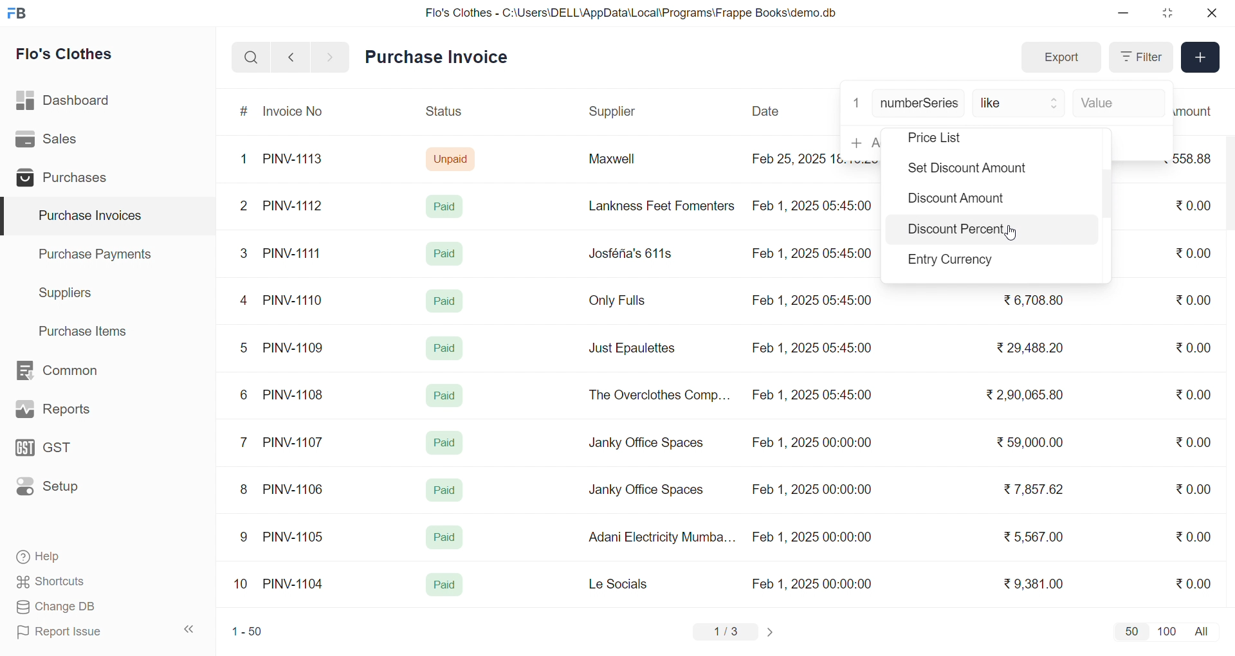  What do you see at coordinates (810, 255) in the screenshot?
I see `Feb 1, 2025 05:45:00` at bounding box center [810, 255].